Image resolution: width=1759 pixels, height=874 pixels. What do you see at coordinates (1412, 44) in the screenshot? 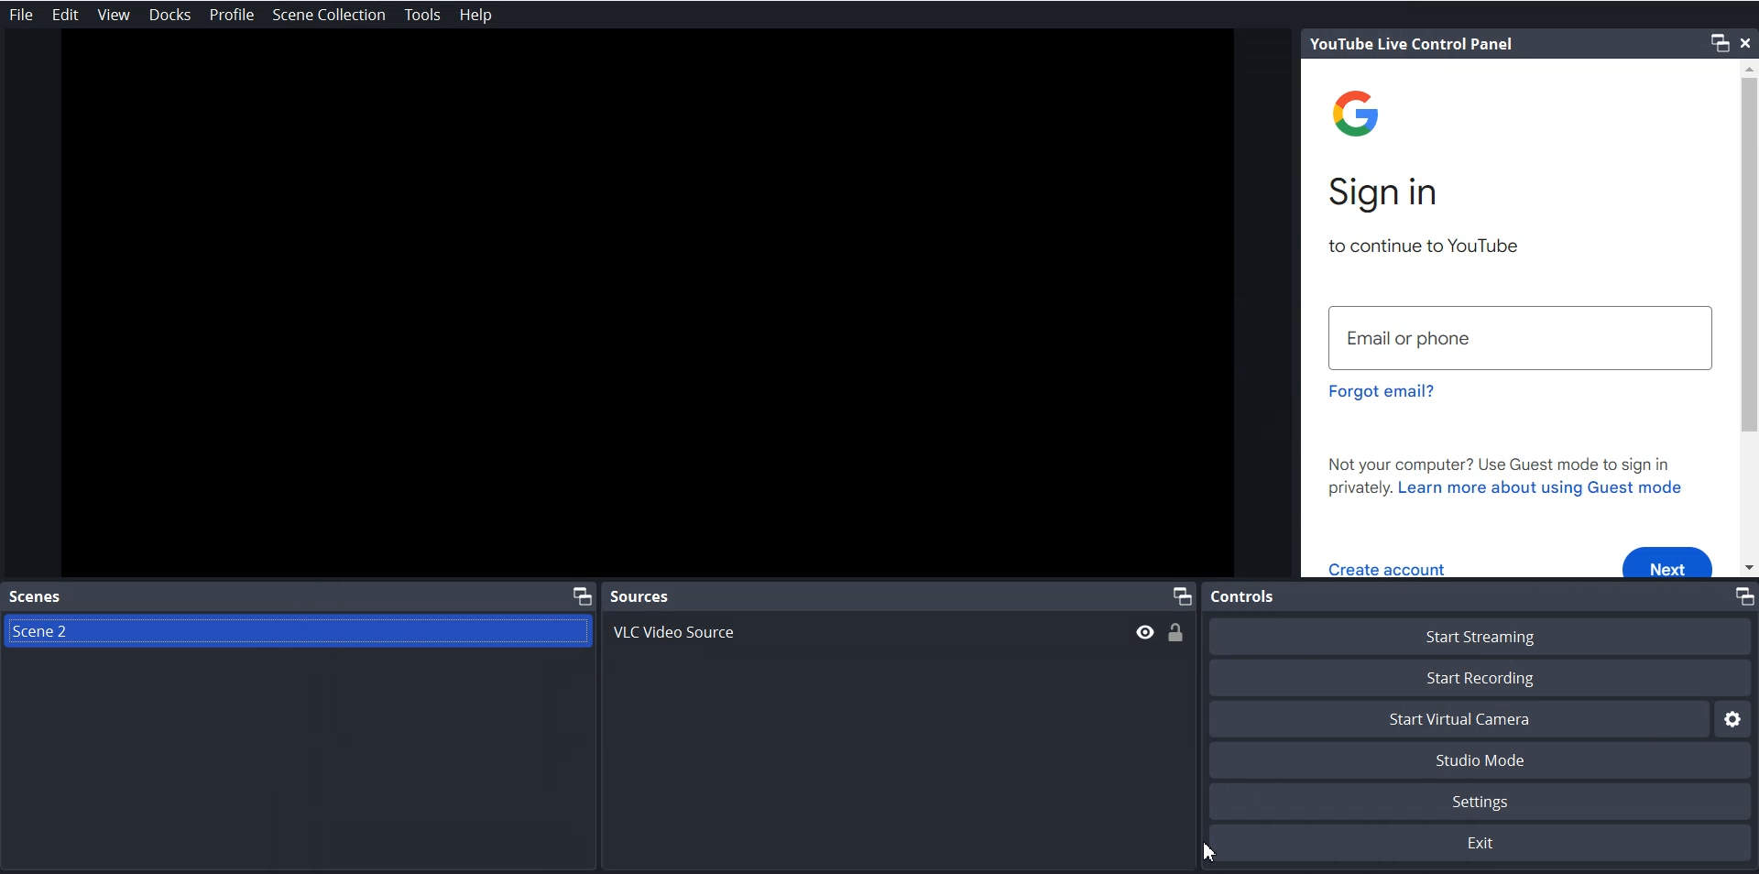
I see `Youtube live control panel` at bounding box center [1412, 44].